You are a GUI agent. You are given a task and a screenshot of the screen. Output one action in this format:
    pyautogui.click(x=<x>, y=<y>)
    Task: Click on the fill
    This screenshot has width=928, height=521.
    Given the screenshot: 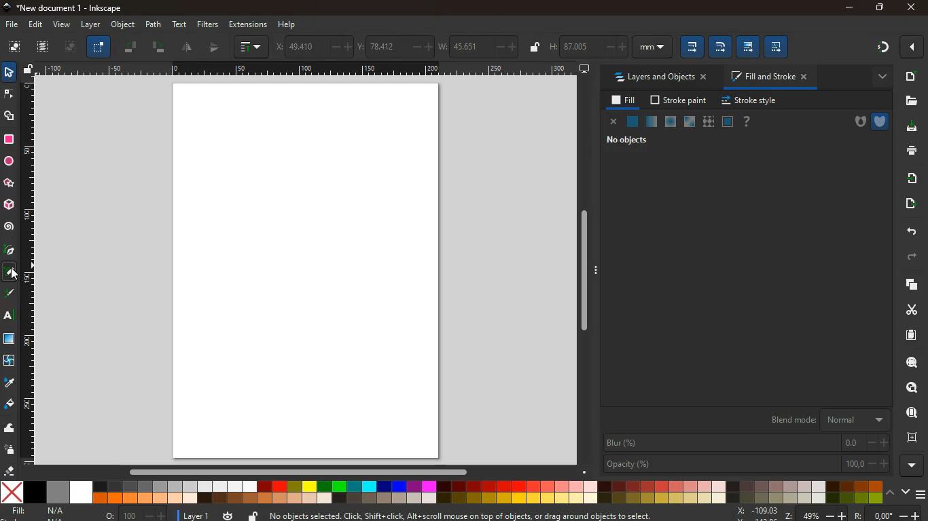 What is the action you would take?
    pyautogui.click(x=624, y=101)
    